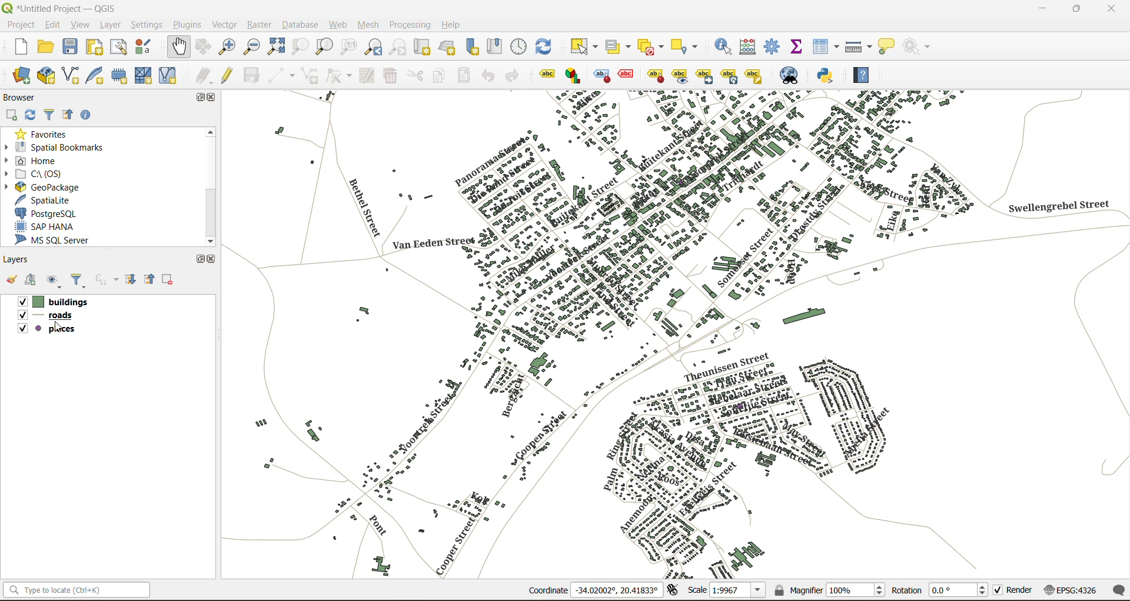 This screenshot has height=601, width=1130. I want to click on print layout, so click(95, 48).